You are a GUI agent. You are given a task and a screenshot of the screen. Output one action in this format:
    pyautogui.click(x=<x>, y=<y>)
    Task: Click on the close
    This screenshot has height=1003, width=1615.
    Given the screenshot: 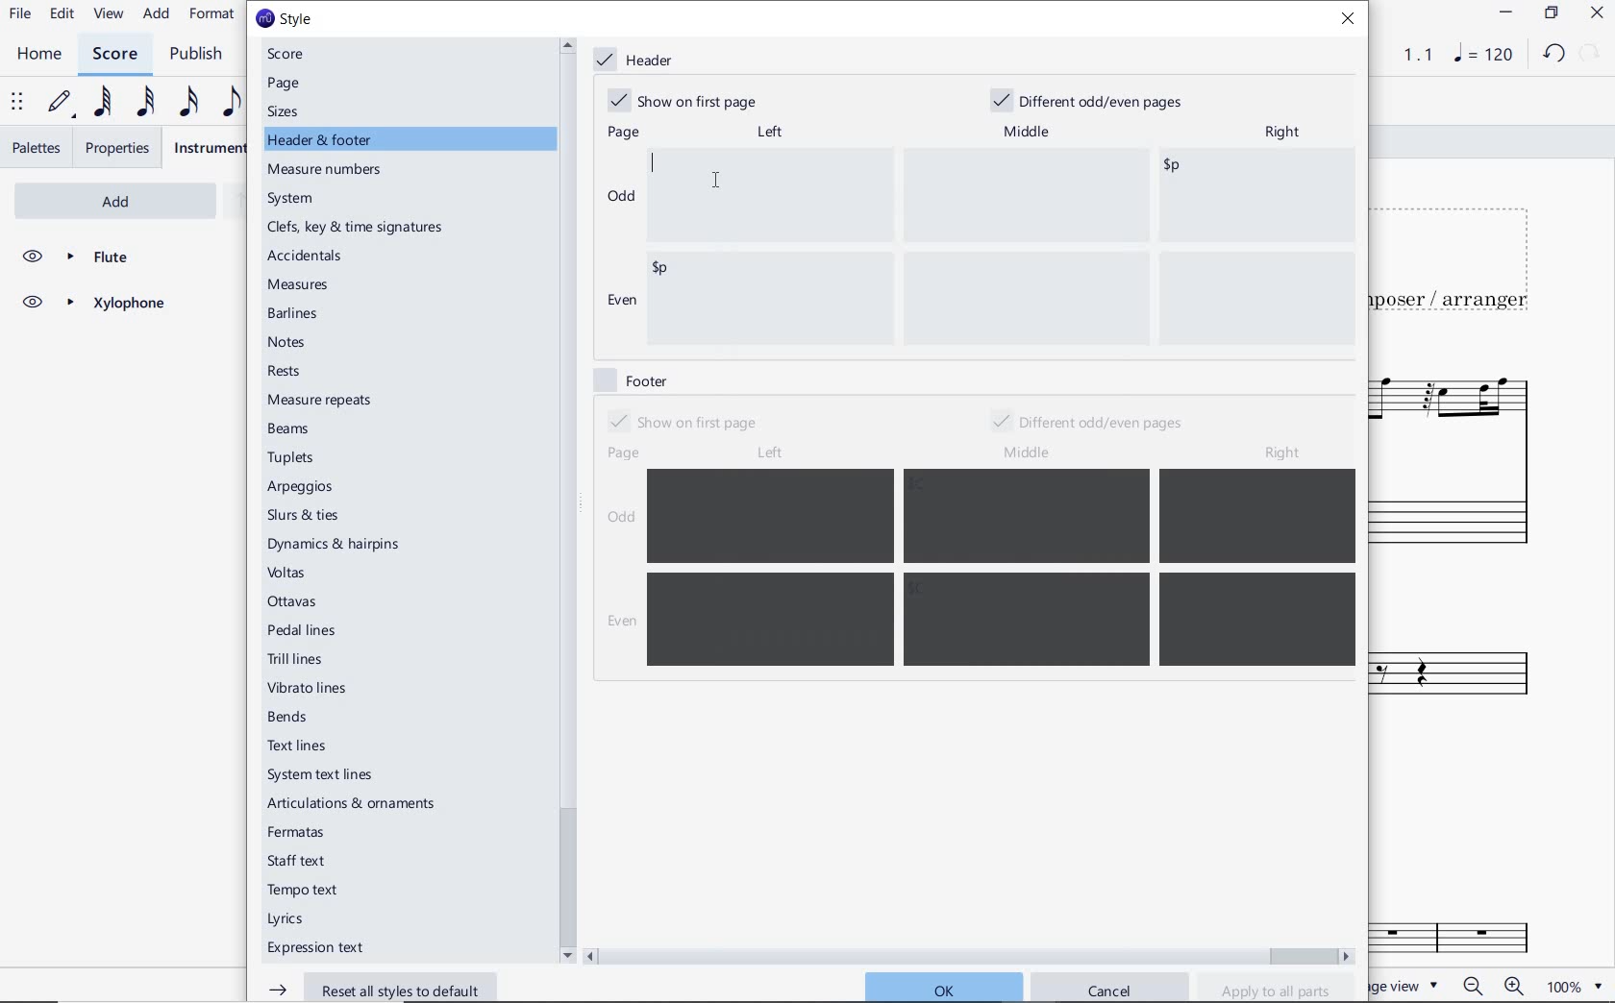 What is the action you would take?
    pyautogui.click(x=1353, y=21)
    